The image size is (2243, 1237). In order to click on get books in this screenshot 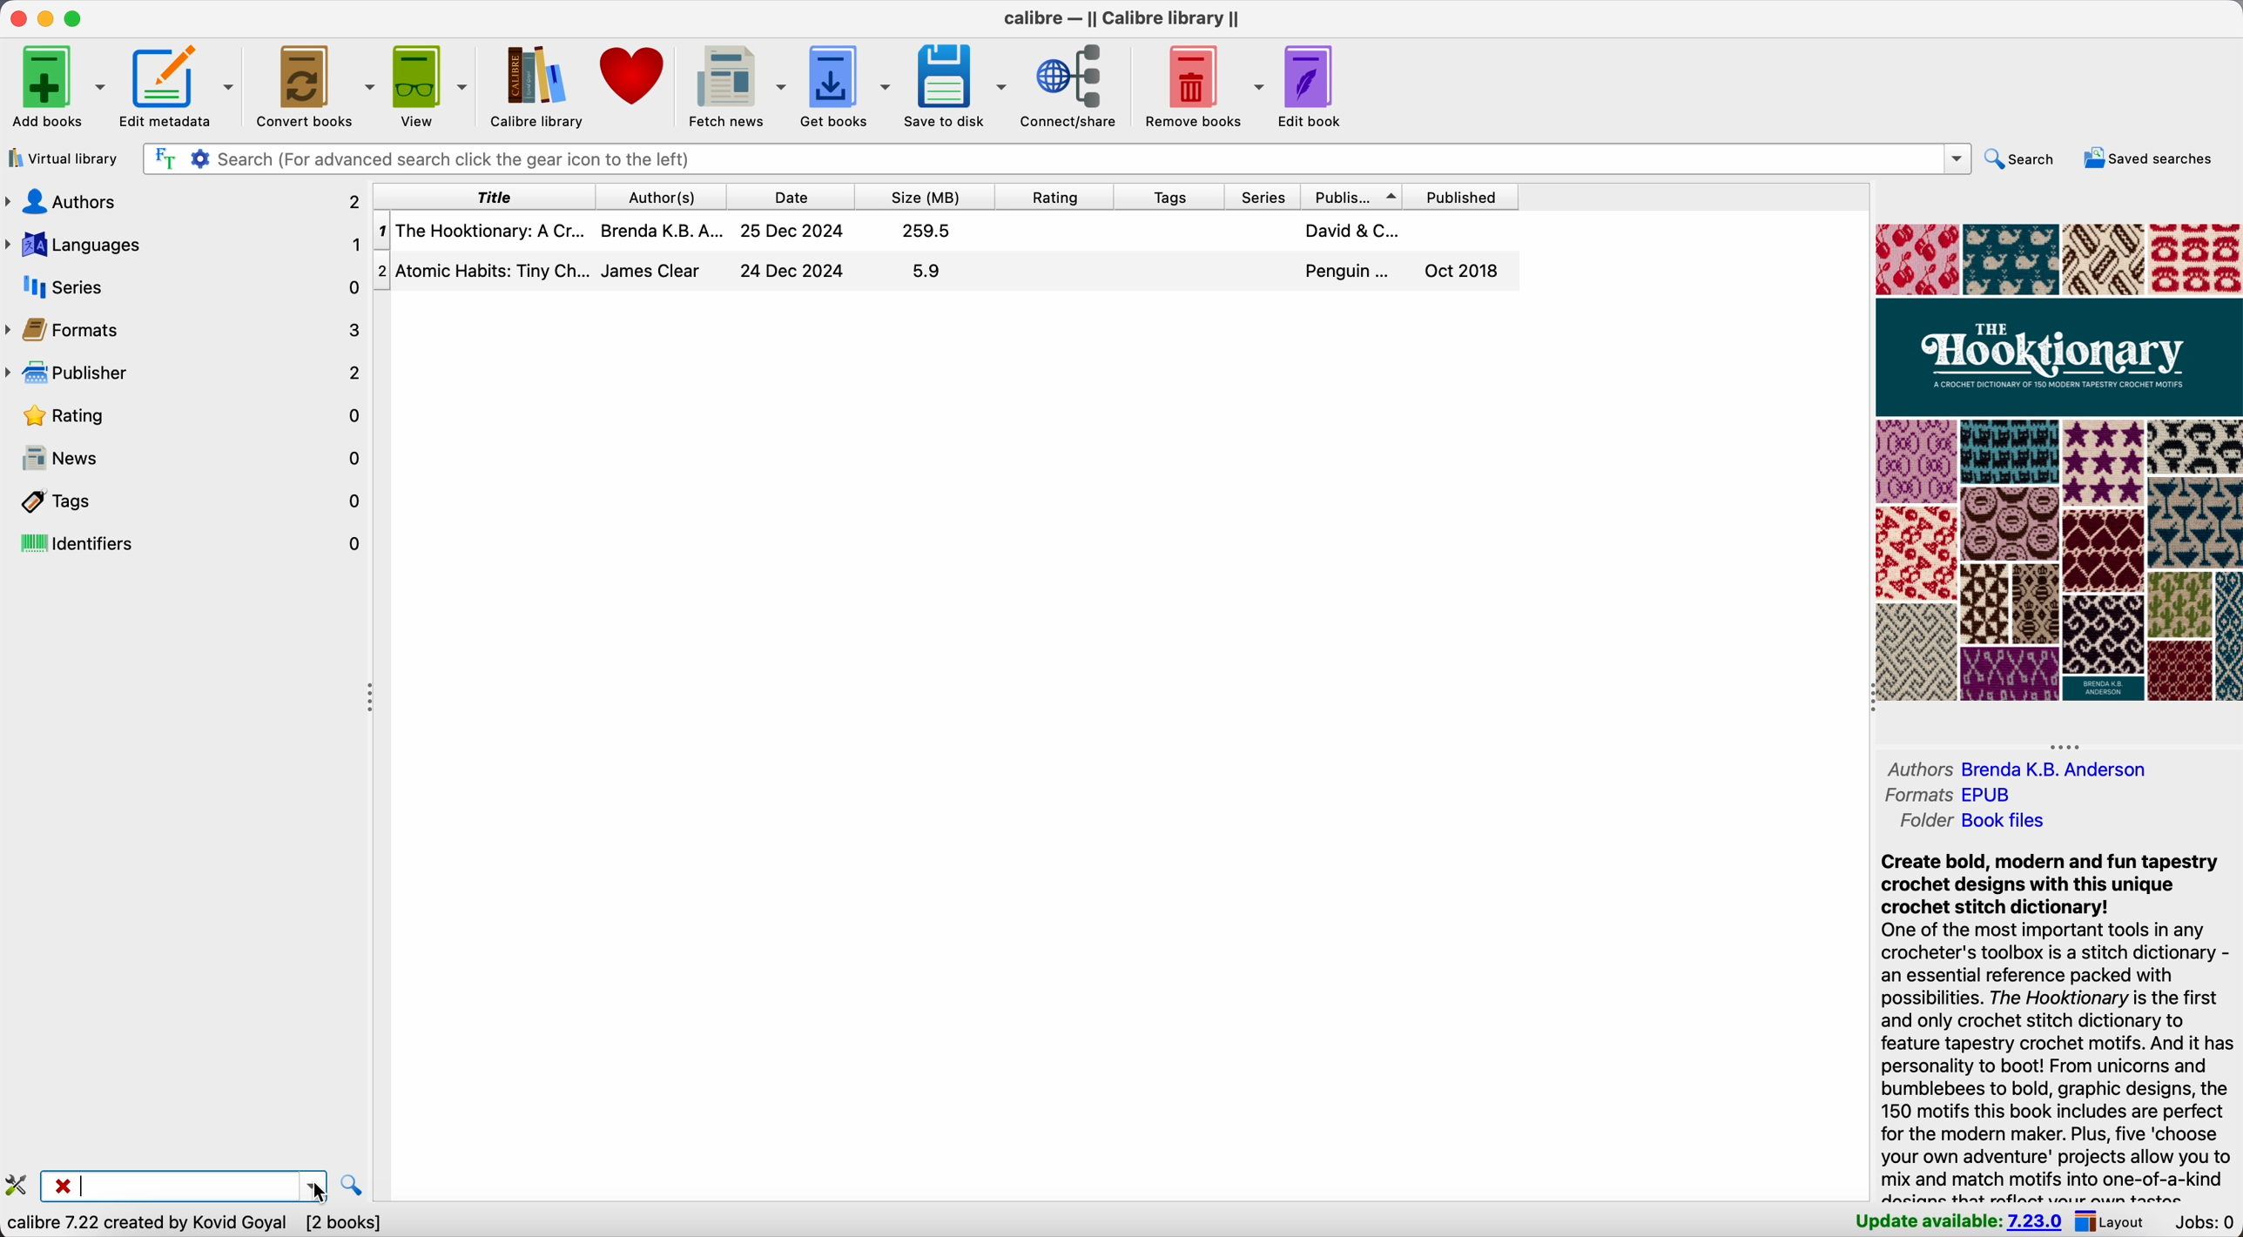, I will do `click(843, 87)`.